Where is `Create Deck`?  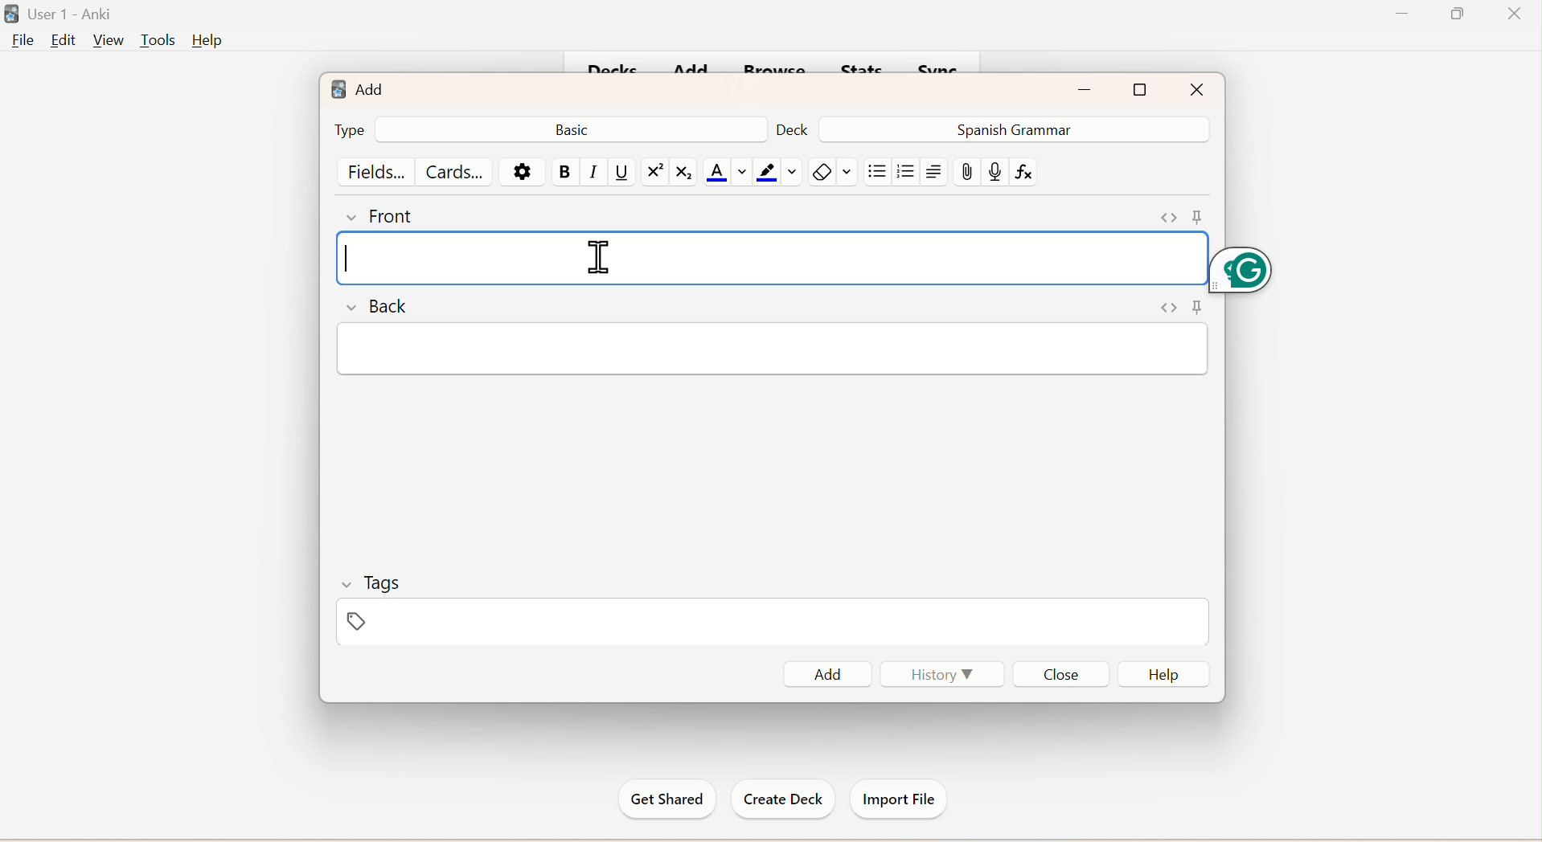
Create Deck is located at coordinates (778, 799).